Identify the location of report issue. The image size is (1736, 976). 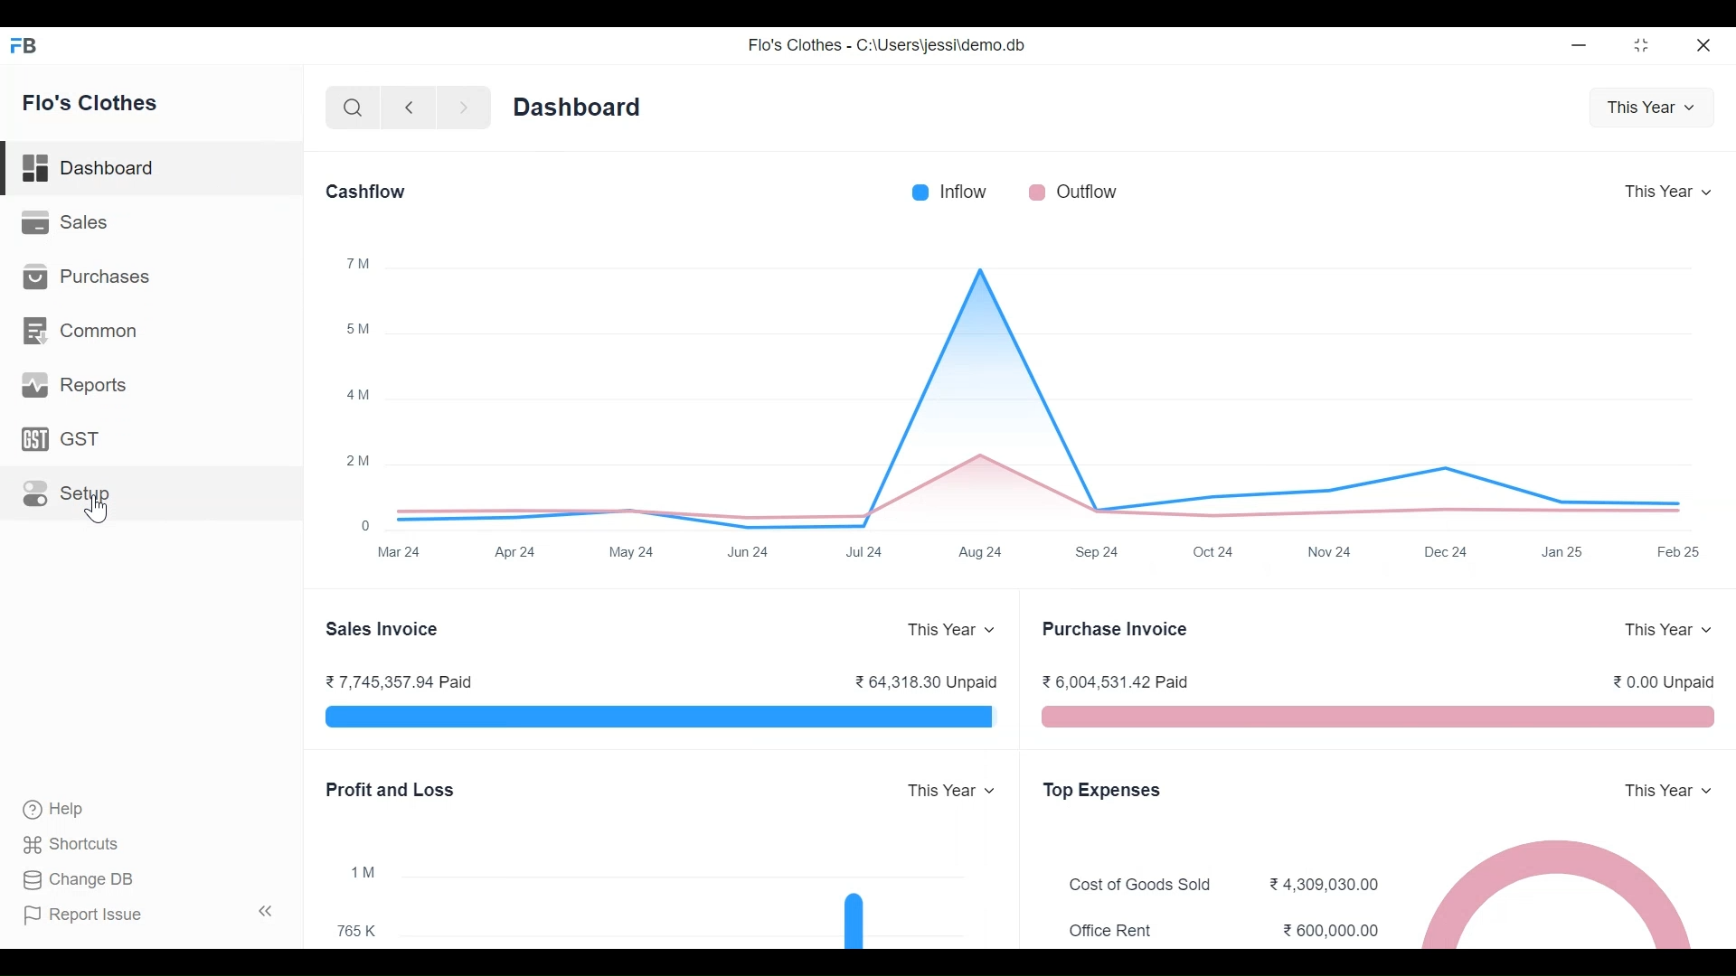
(83, 915).